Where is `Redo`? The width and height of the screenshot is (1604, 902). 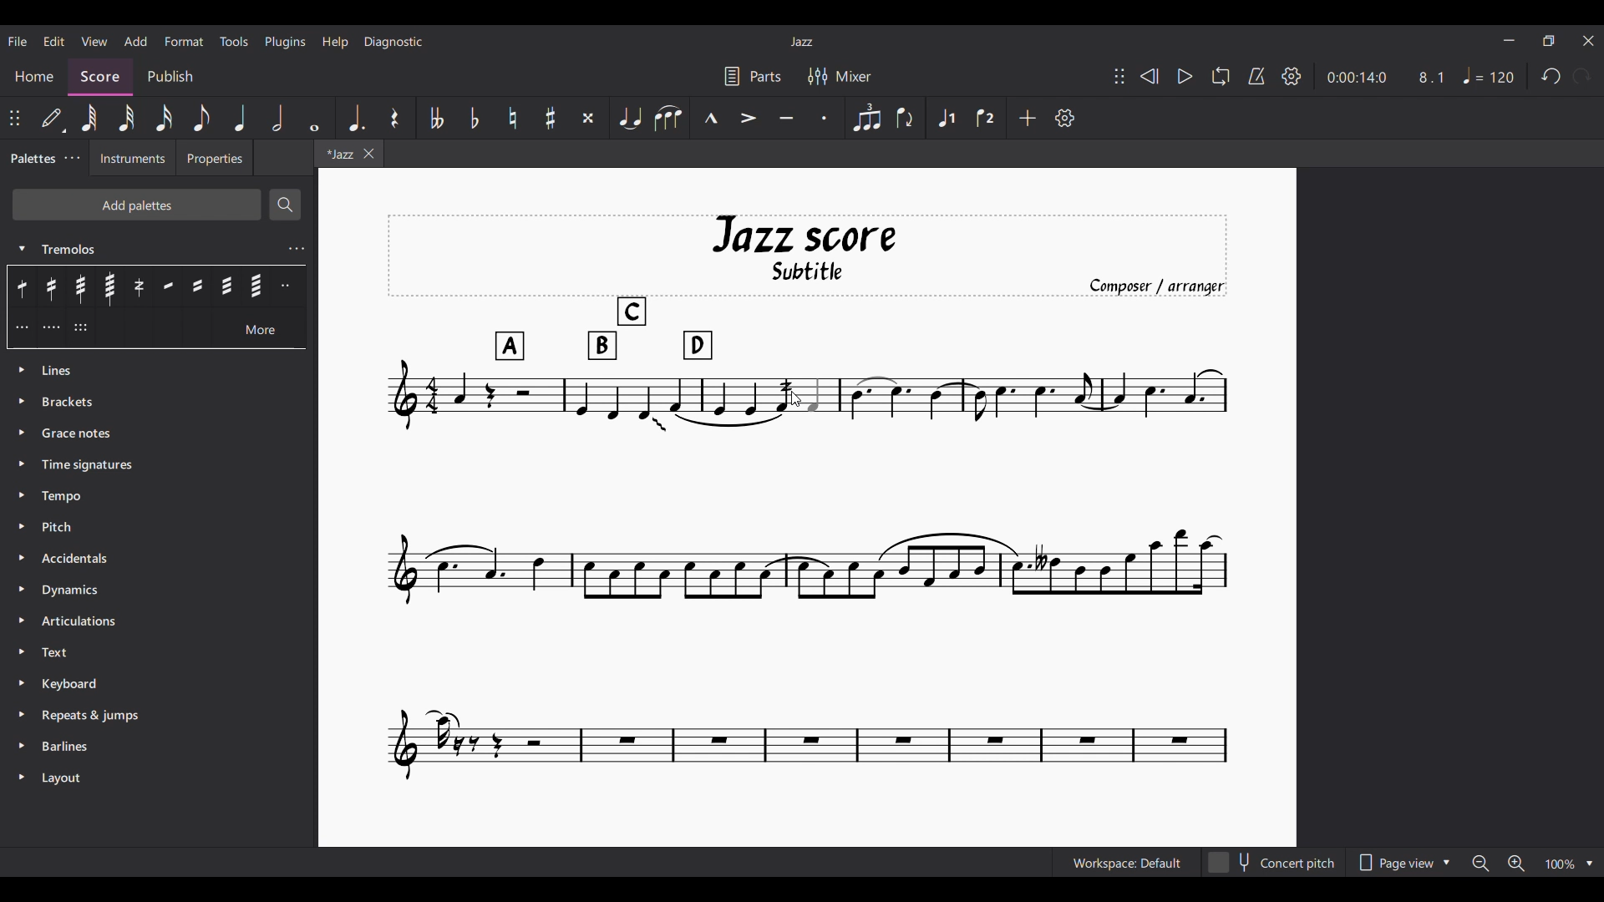
Redo is located at coordinates (1583, 76).